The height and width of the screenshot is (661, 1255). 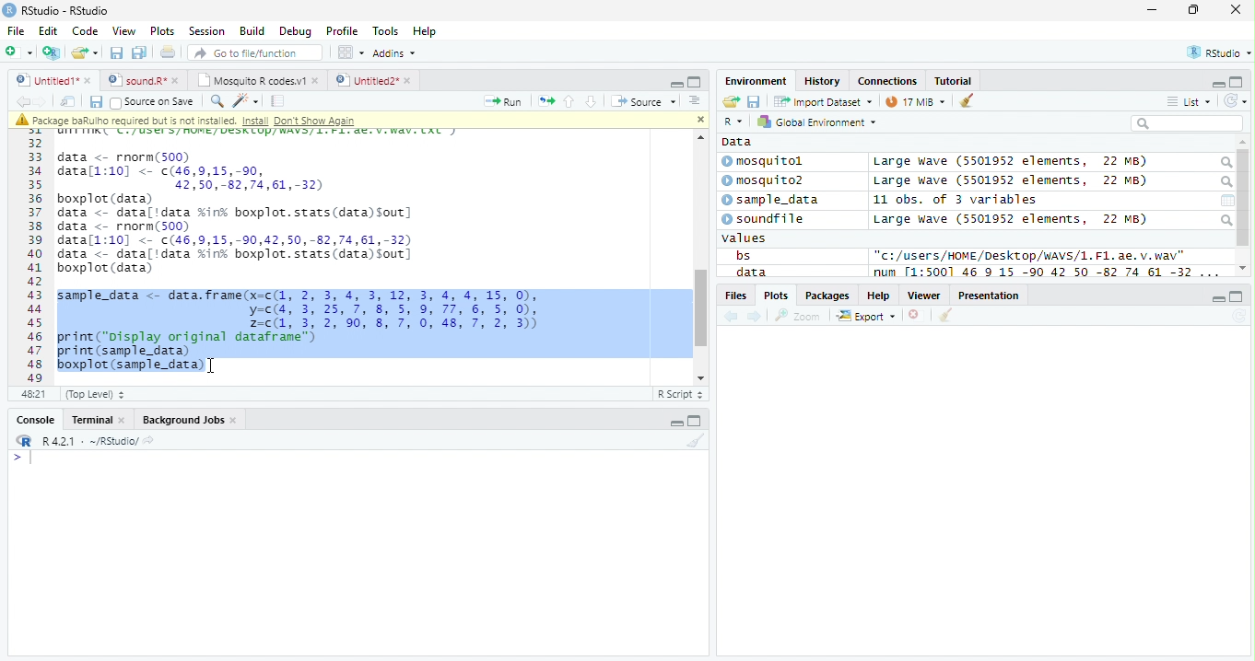 I want to click on typing cursor, so click(x=22, y=458).